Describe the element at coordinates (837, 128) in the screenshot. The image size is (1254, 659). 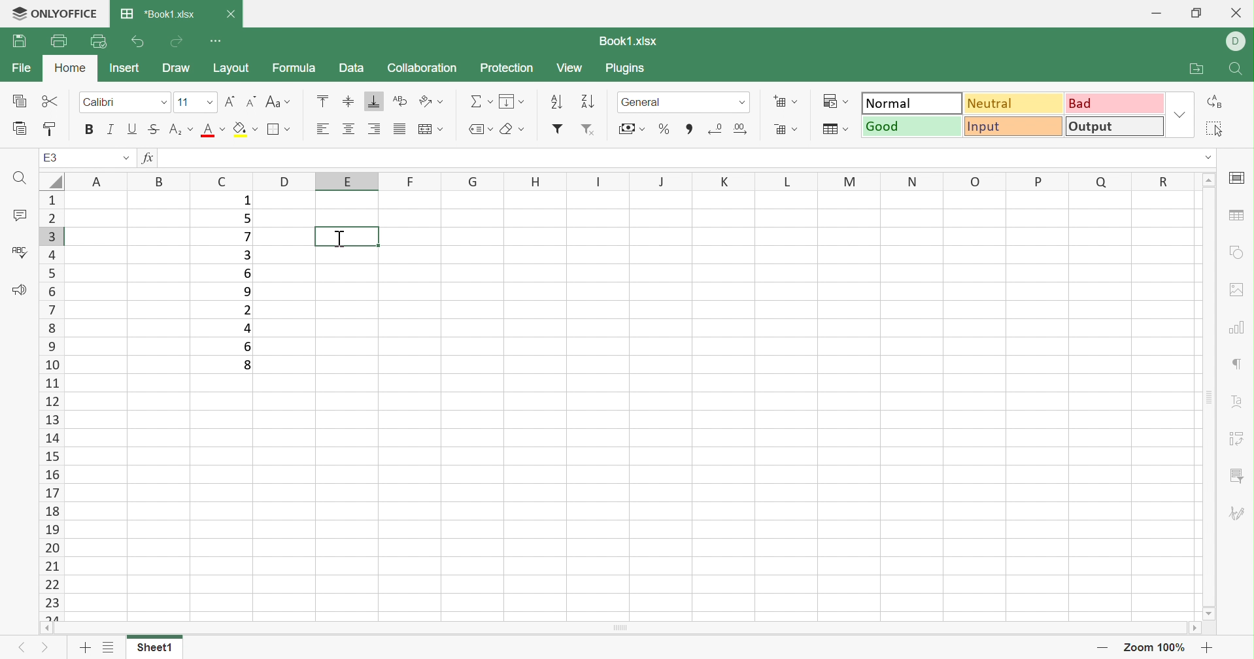
I see `Format table as template` at that location.